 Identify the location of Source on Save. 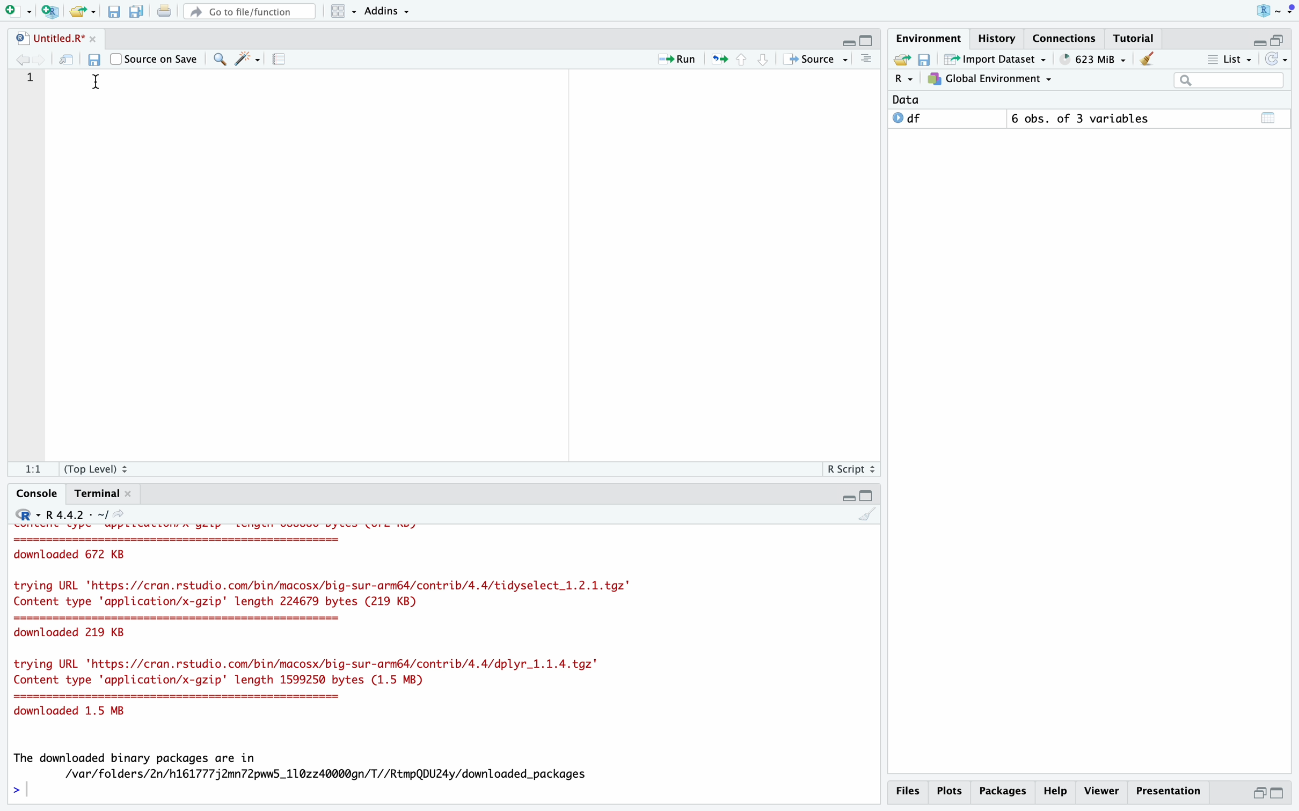
(152, 58).